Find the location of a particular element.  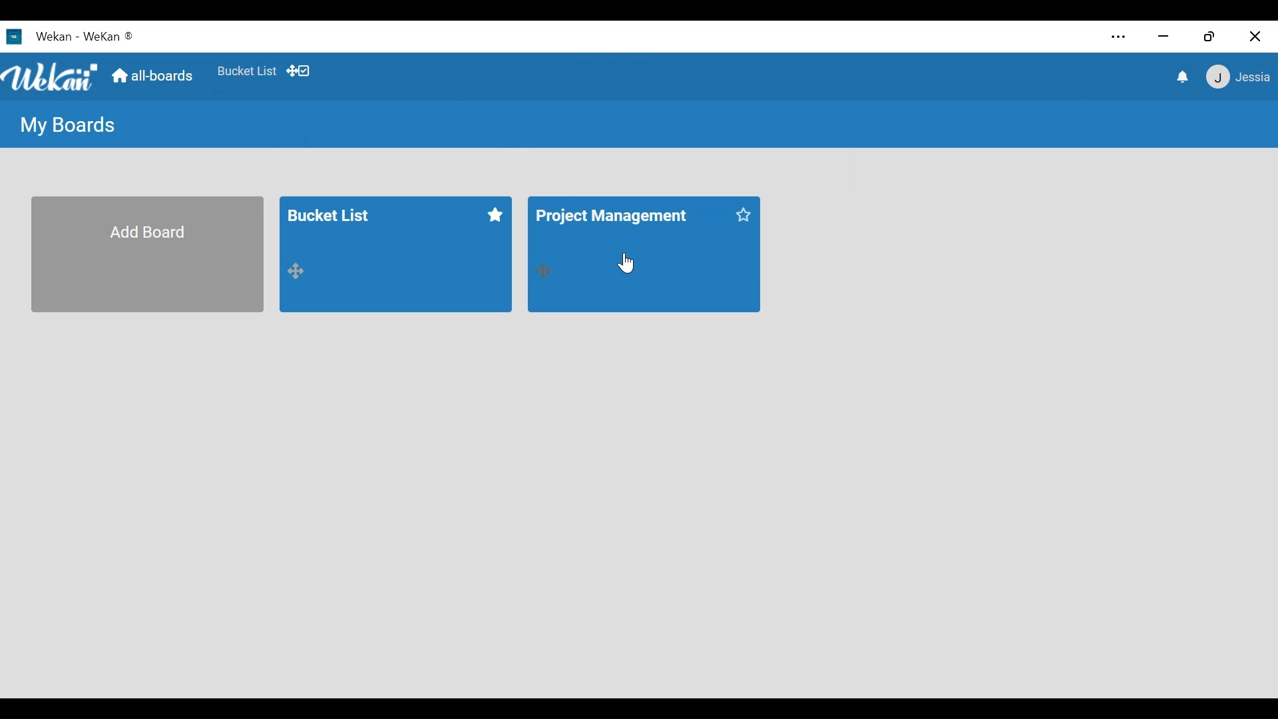

Home (all-boards) is located at coordinates (154, 77).